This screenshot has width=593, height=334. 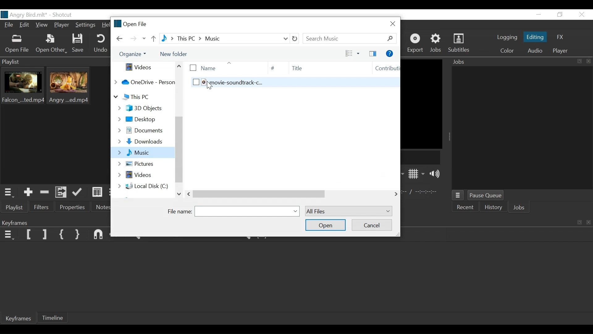 I want to click on View, so click(x=42, y=26).